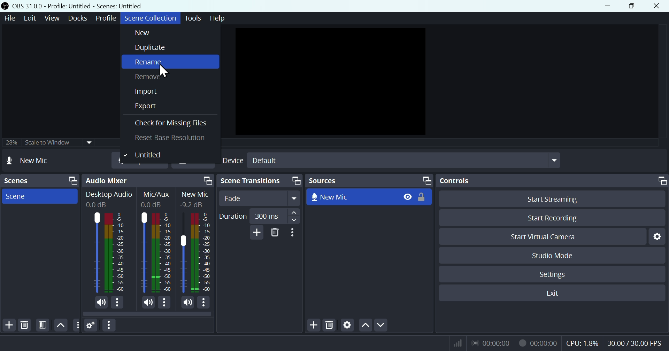 Image resolution: width=669 pixels, height=351 pixels. Describe the element at coordinates (145, 32) in the screenshot. I see `New` at that location.